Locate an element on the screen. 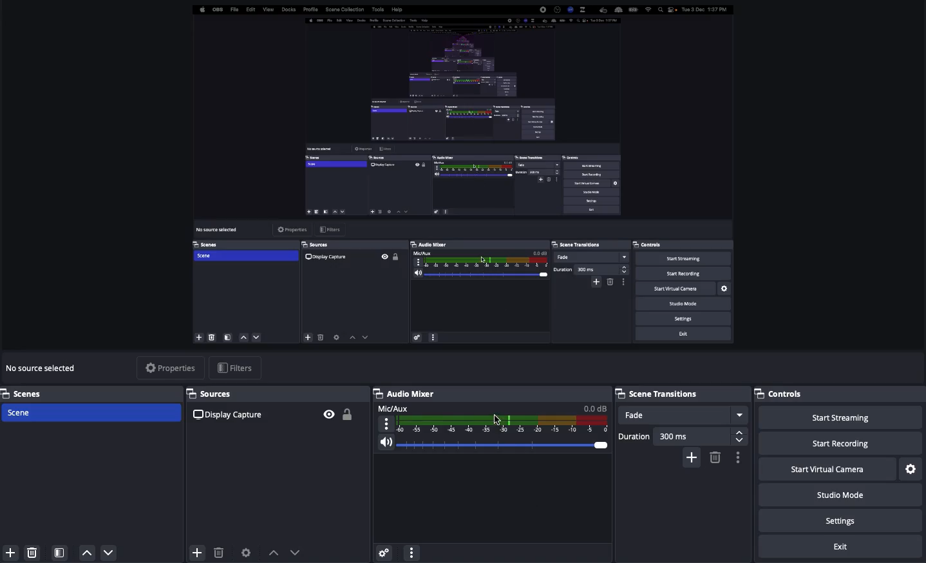  Display capture is located at coordinates (231, 414).